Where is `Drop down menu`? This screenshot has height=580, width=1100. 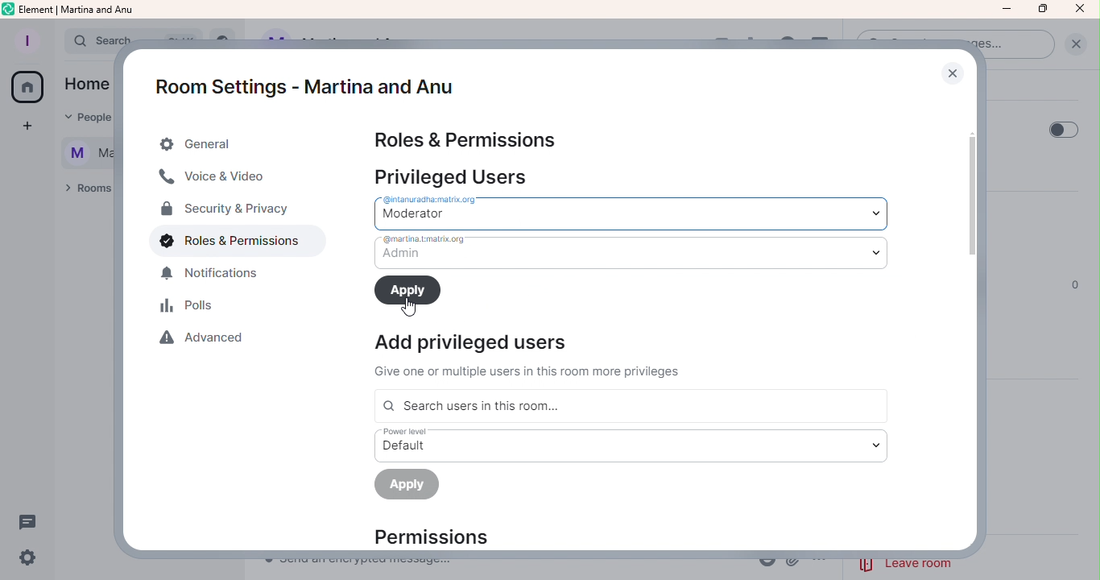 Drop down menu is located at coordinates (630, 252).